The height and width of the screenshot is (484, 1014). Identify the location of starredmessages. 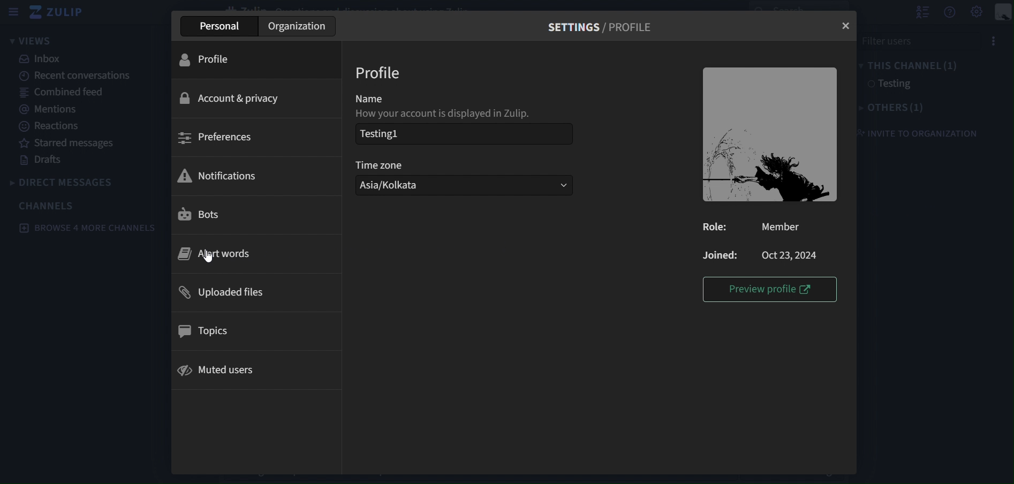
(70, 143).